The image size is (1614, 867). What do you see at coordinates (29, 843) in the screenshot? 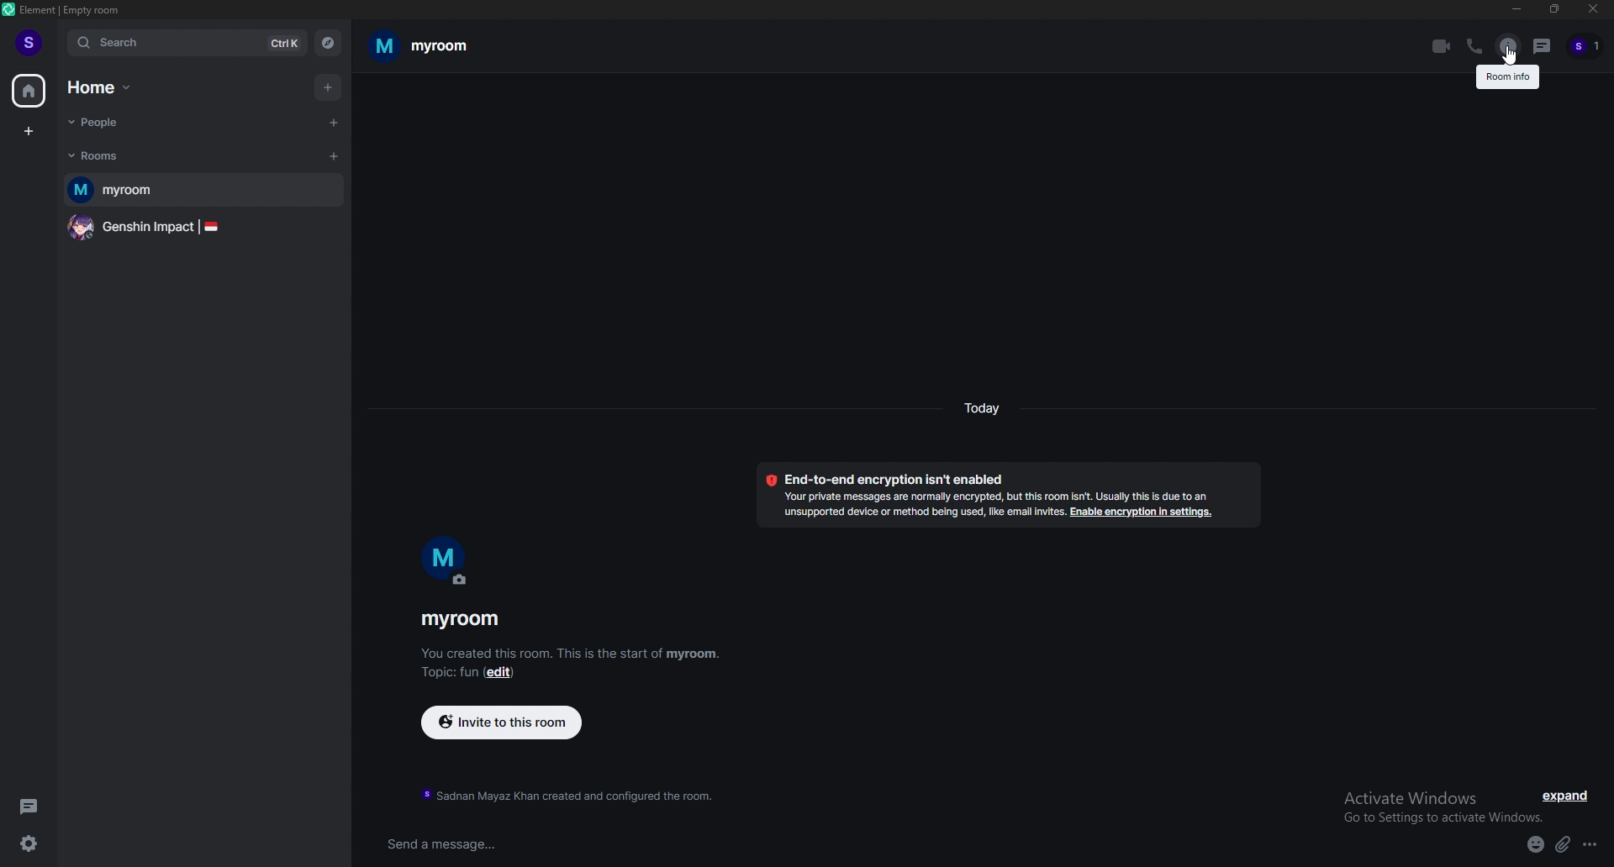
I see `quick settings` at bounding box center [29, 843].